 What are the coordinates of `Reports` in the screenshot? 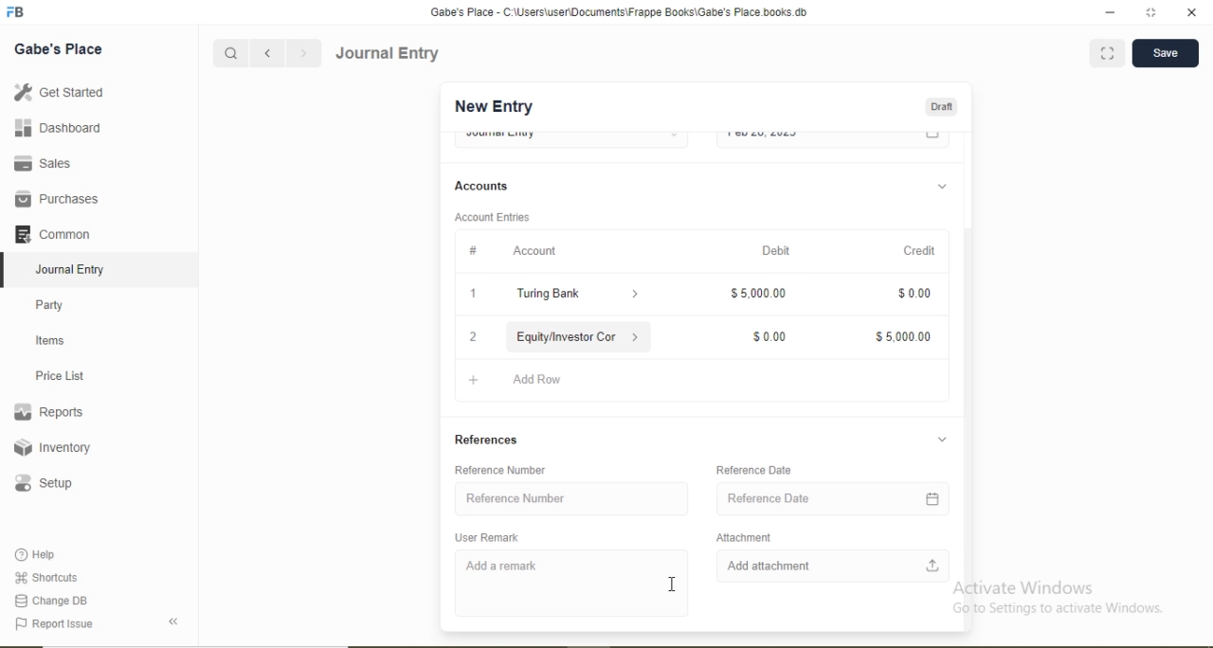 It's located at (48, 412).